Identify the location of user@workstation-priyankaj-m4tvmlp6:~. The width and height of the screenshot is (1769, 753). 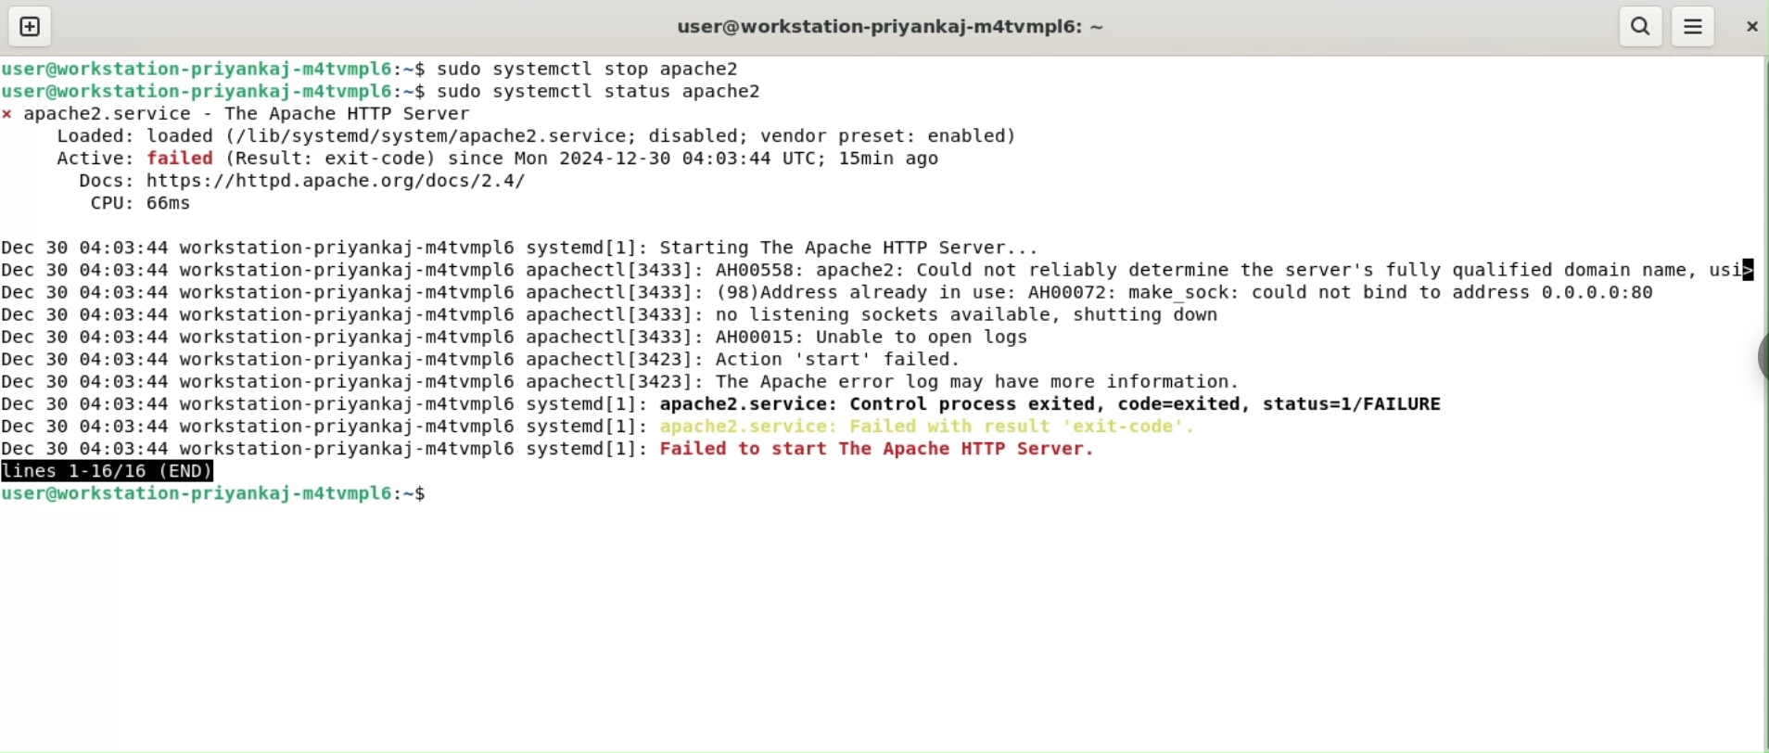
(894, 26).